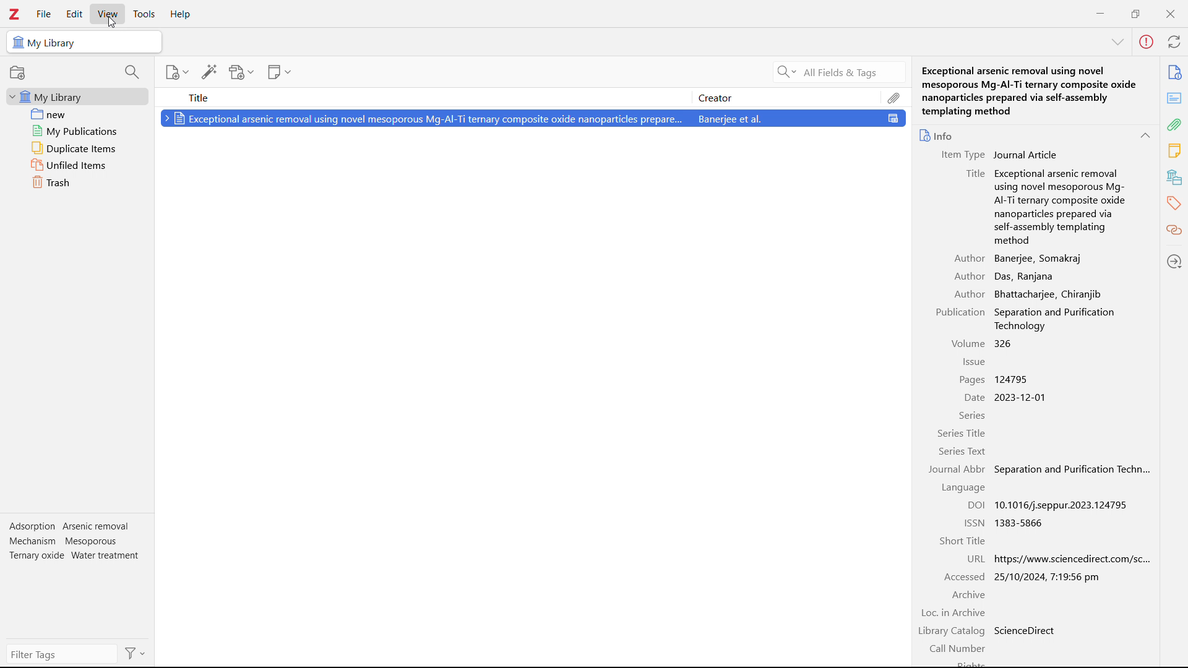 The height and width of the screenshot is (668, 1188). Describe the element at coordinates (1119, 43) in the screenshot. I see `collapse info` at that location.